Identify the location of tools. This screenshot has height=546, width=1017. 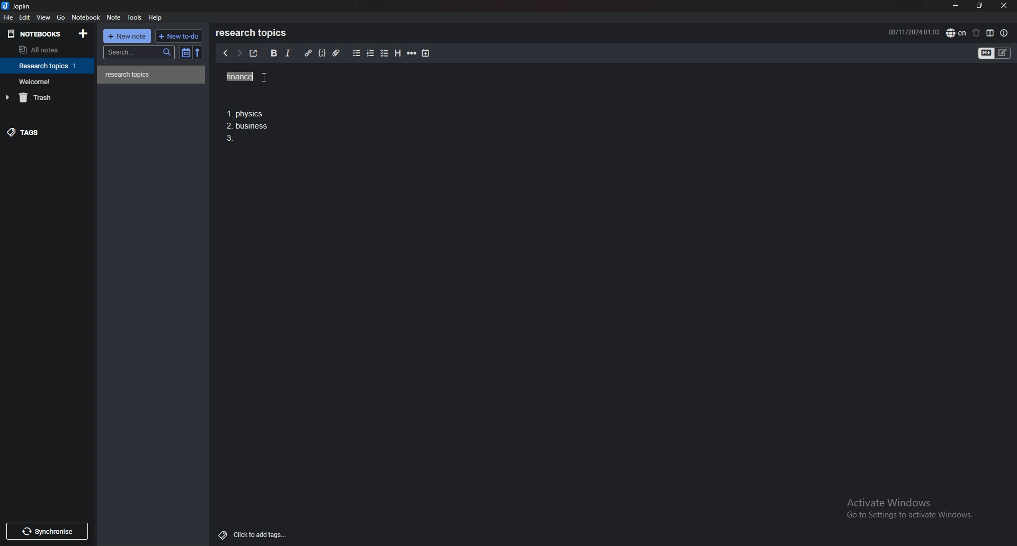
(135, 17).